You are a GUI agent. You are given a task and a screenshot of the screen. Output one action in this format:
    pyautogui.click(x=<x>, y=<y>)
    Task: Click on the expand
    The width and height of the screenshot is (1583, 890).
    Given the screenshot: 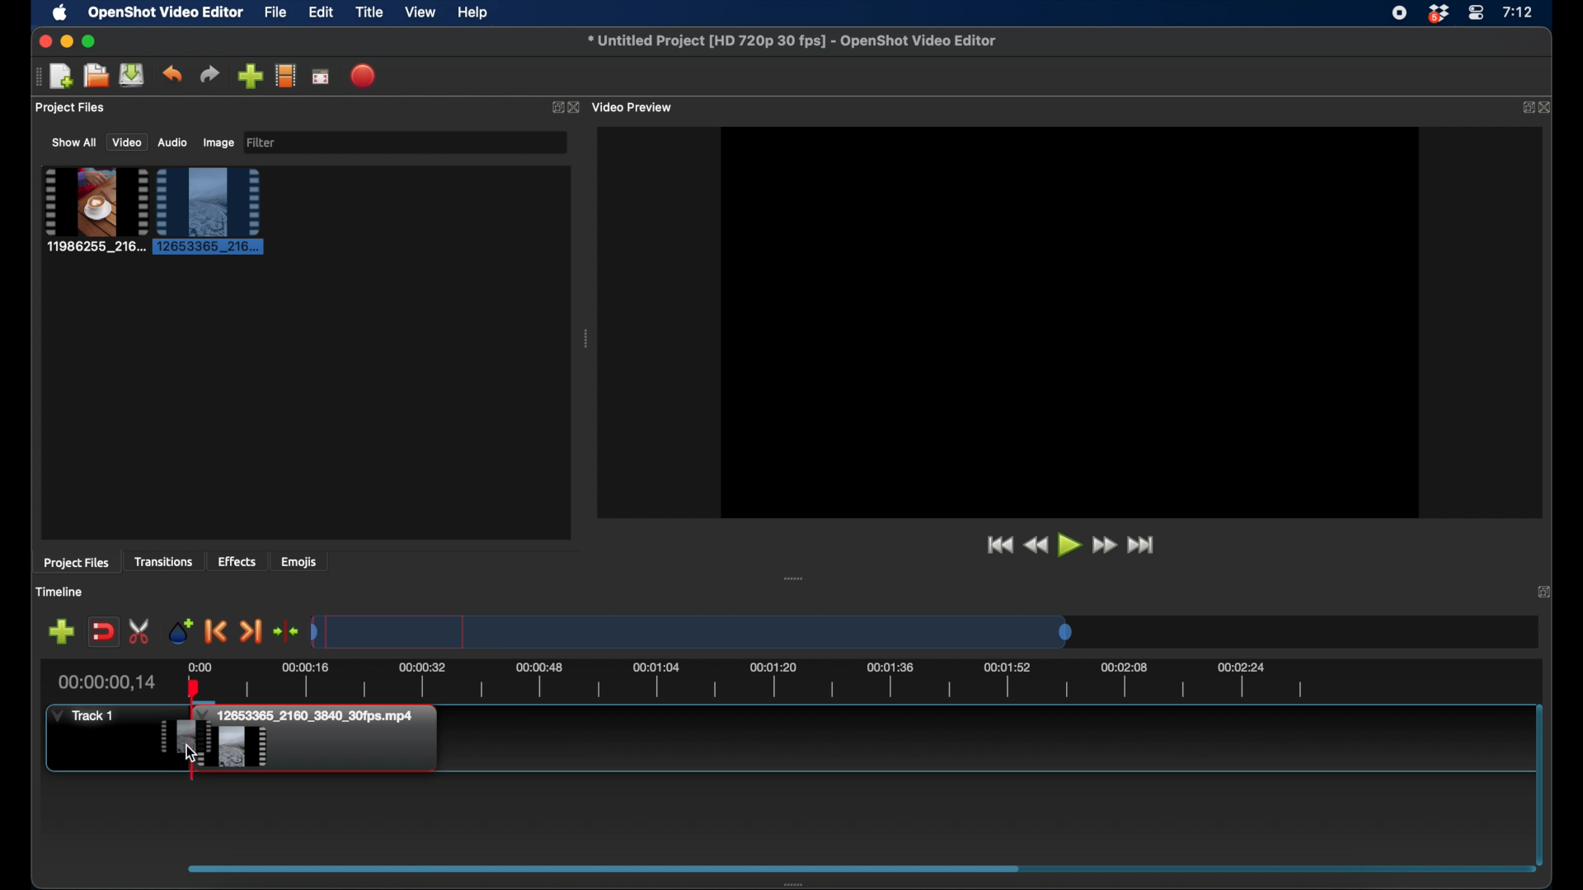 What is the action you would take?
    pyautogui.click(x=1527, y=108)
    